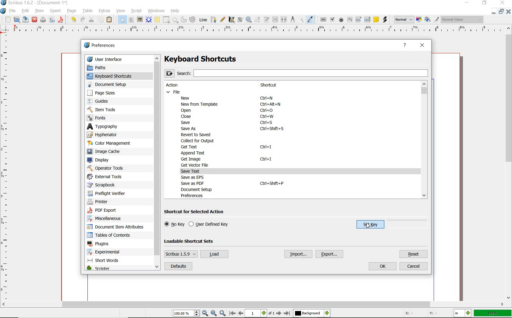  Describe the element at coordinates (107, 134) in the screenshot. I see `hyphenator` at that location.